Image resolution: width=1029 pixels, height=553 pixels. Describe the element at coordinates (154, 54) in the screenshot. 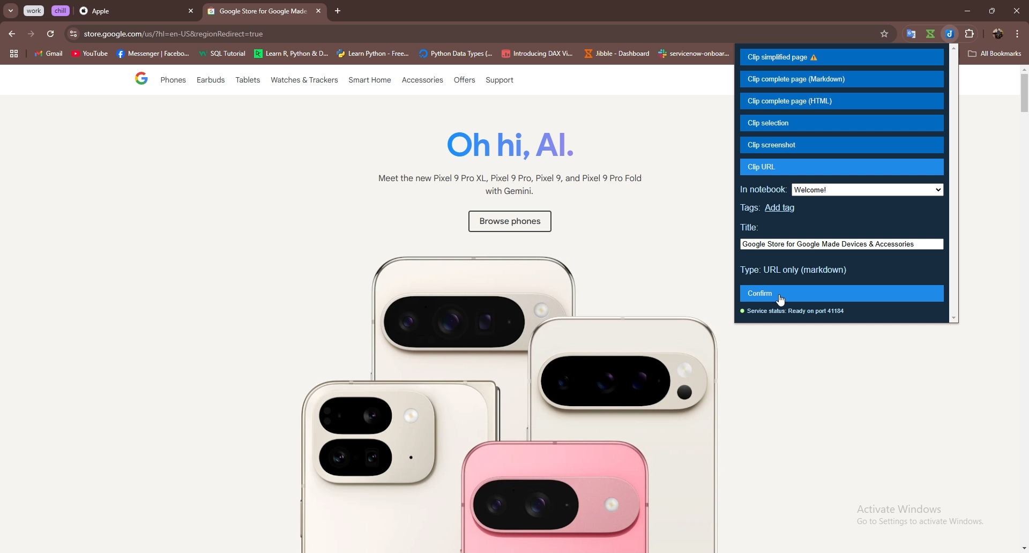

I see `Messenger|Faceb` at that location.